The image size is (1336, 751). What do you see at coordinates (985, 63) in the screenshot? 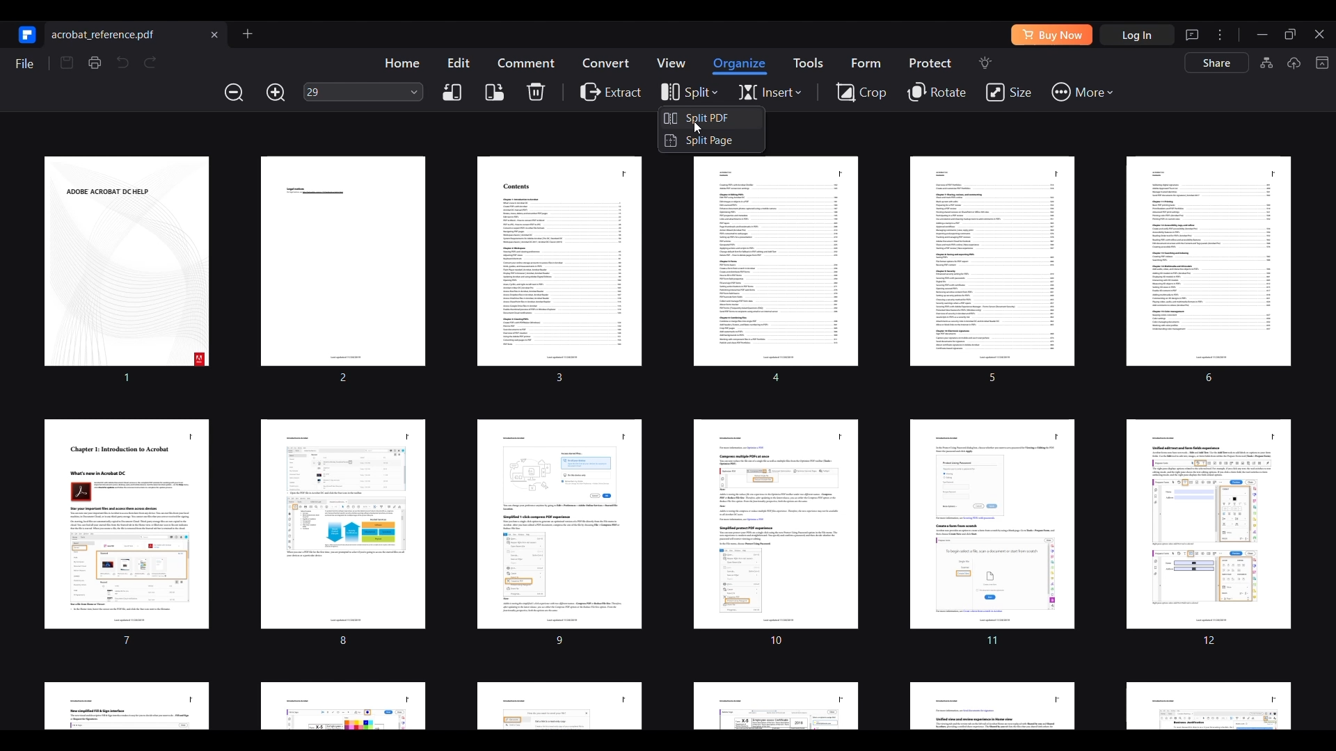
I see `Search tools` at bounding box center [985, 63].